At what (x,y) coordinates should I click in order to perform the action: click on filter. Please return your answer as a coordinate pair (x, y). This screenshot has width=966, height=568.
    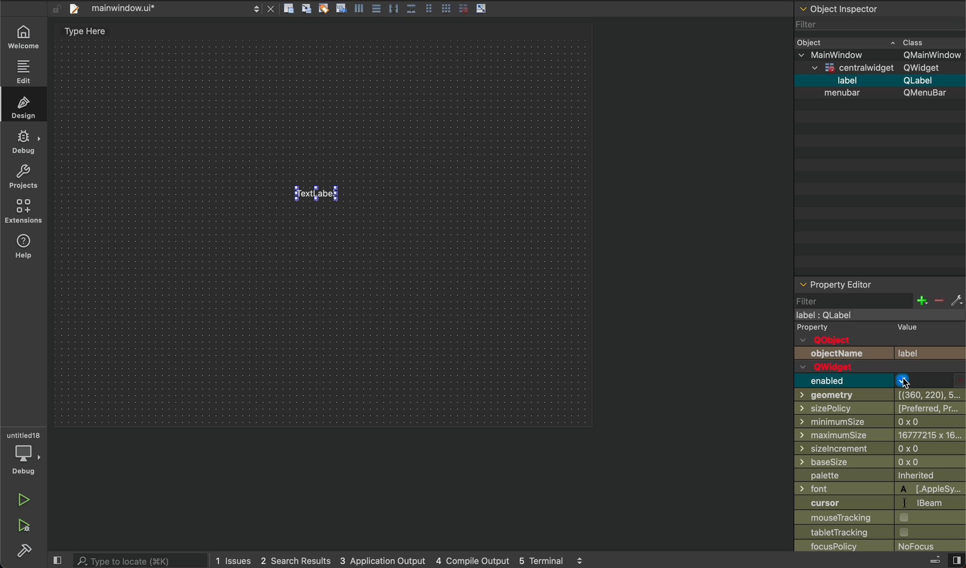
    Looking at the image, I should click on (820, 299).